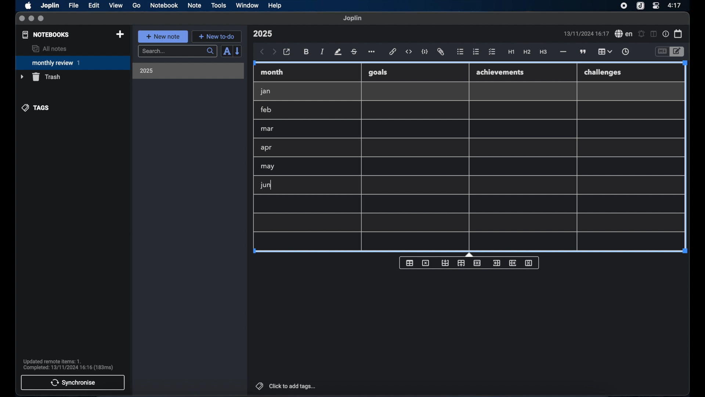 This screenshot has width=705, height=397. Describe the element at coordinates (352, 18) in the screenshot. I see `joplin` at that location.